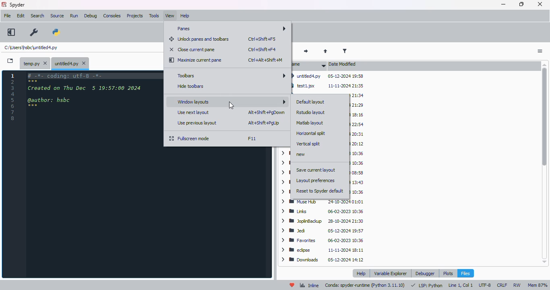  What do you see at coordinates (358, 114) in the screenshot?
I see `Zotero` at bounding box center [358, 114].